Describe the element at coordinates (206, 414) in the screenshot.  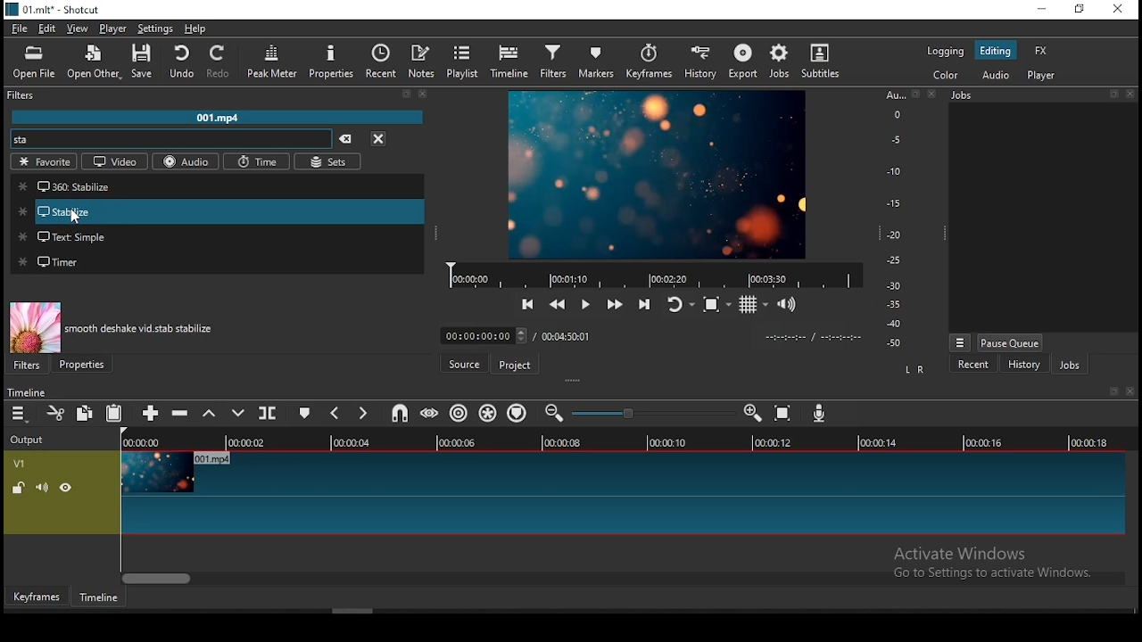
I see `lift` at that location.